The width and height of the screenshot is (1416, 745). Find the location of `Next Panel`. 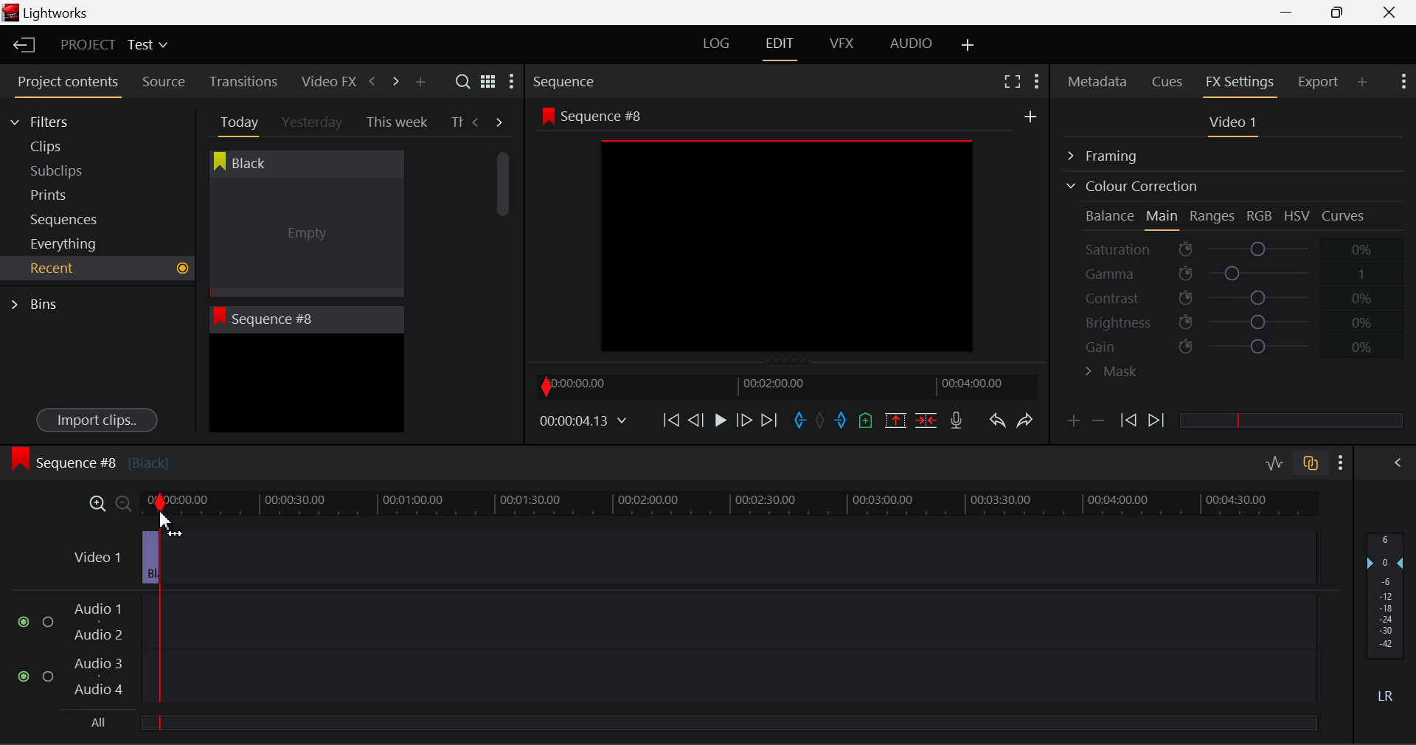

Next Panel is located at coordinates (393, 80).